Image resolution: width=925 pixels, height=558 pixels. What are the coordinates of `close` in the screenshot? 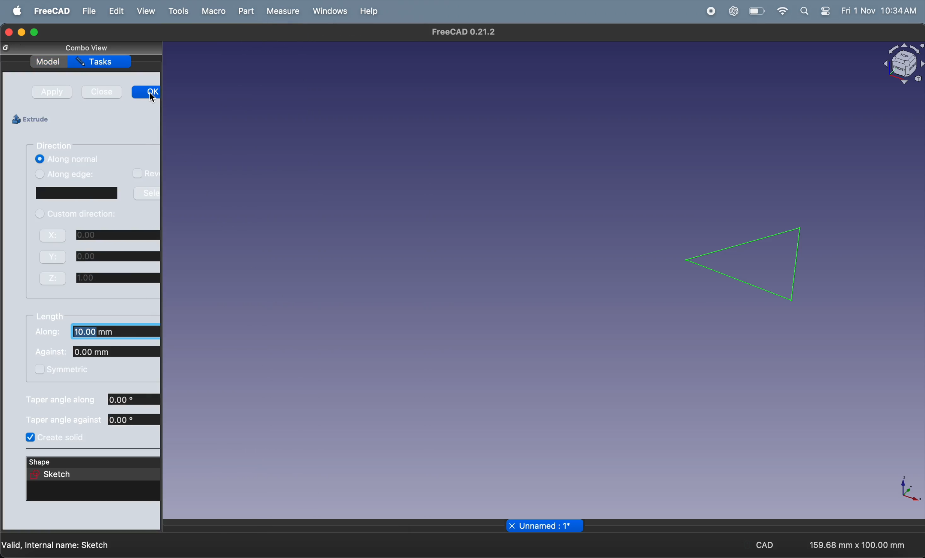 It's located at (102, 92).